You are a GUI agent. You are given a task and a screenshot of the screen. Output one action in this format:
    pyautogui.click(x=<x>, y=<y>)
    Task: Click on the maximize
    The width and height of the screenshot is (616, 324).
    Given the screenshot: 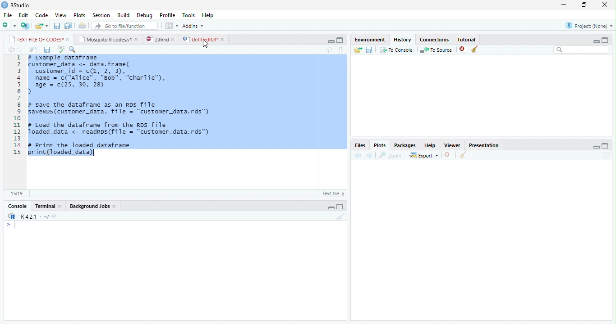 What is the action you would take?
    pyautogui.click(x=340, y=207)
    